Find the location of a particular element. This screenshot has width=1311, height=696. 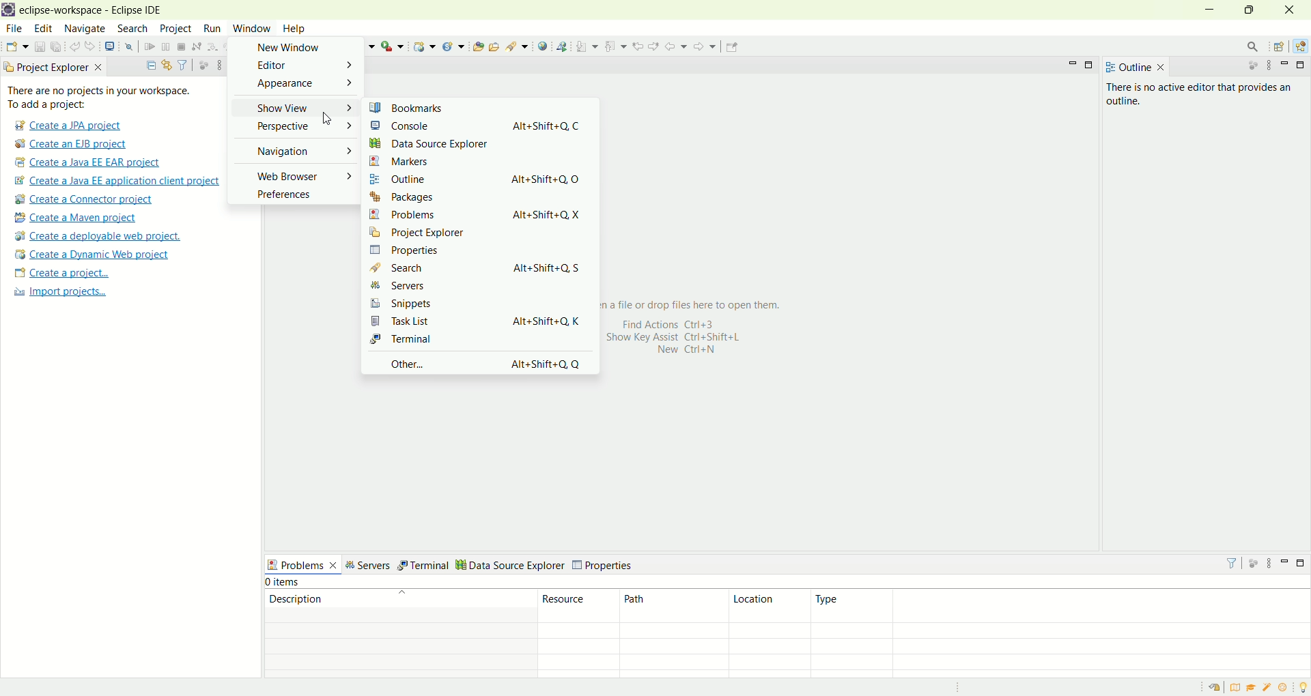

file is located at coordinates (12, 28).